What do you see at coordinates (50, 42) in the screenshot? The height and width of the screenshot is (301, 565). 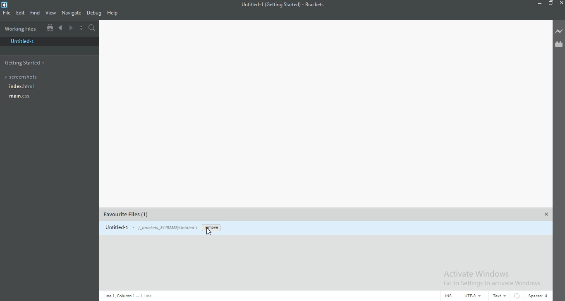 I see `untitled` at bounding box center [50, 42].